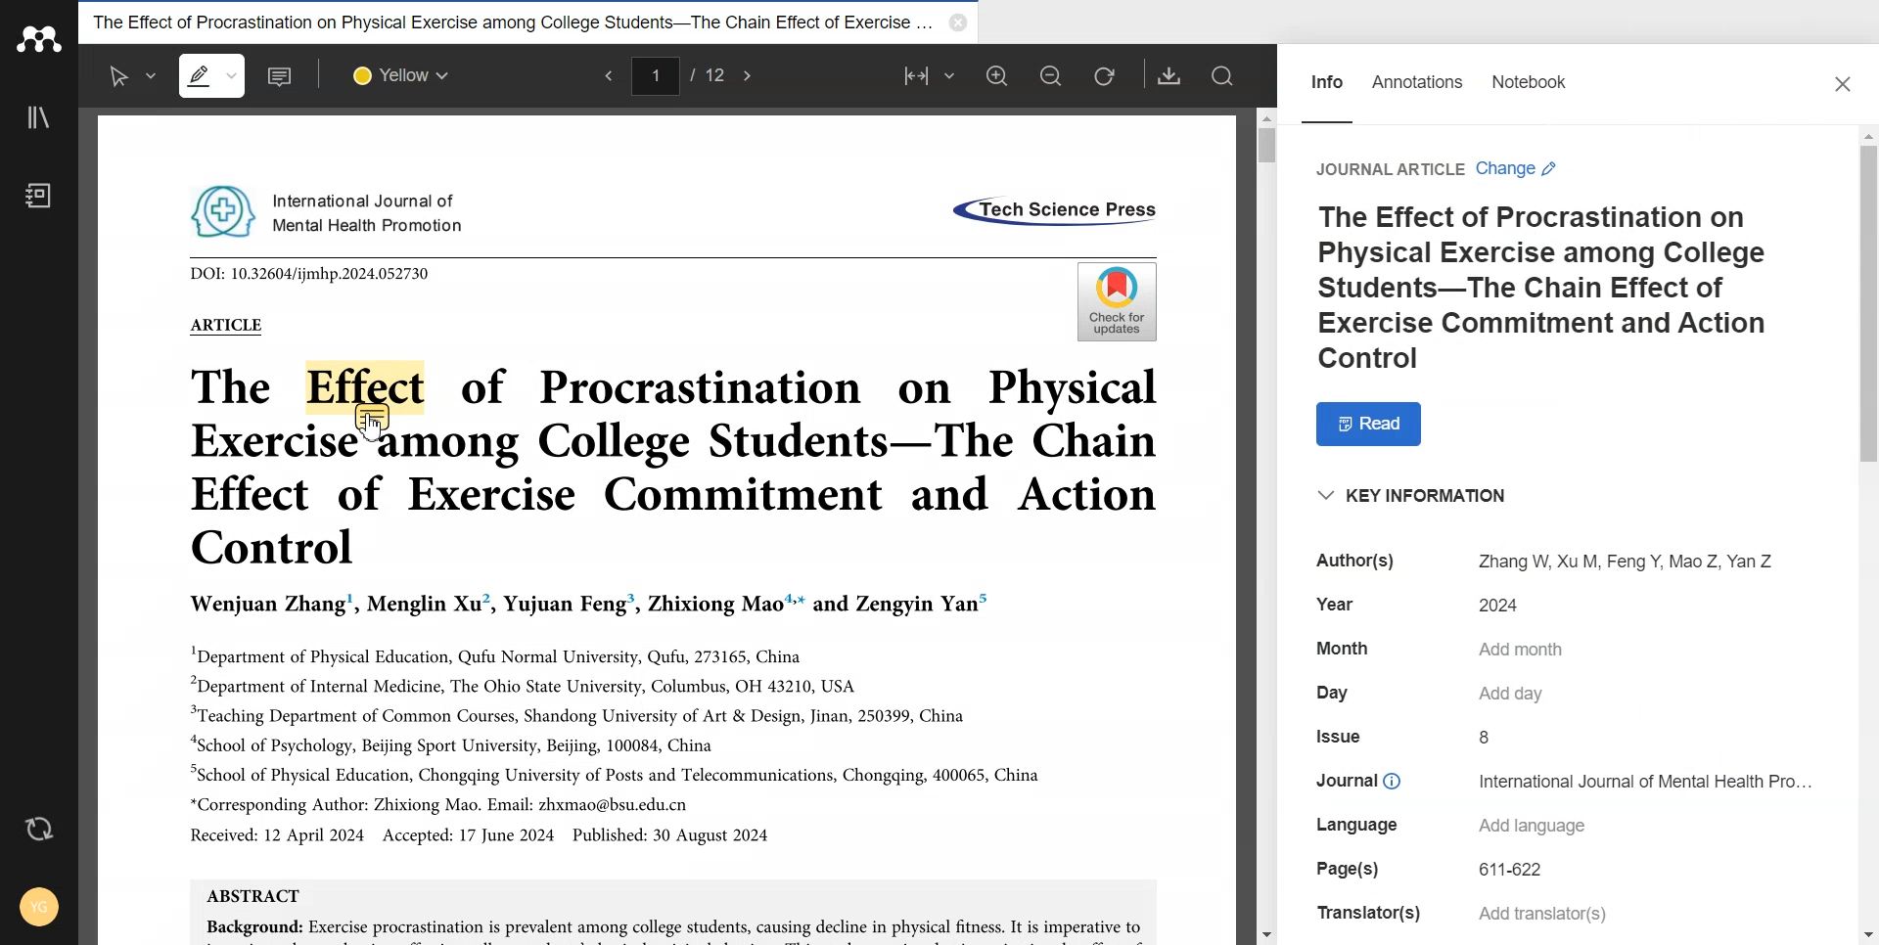 The width and height of the screenshot is (1879, 945). I want to click on Close, so click(955, 22).